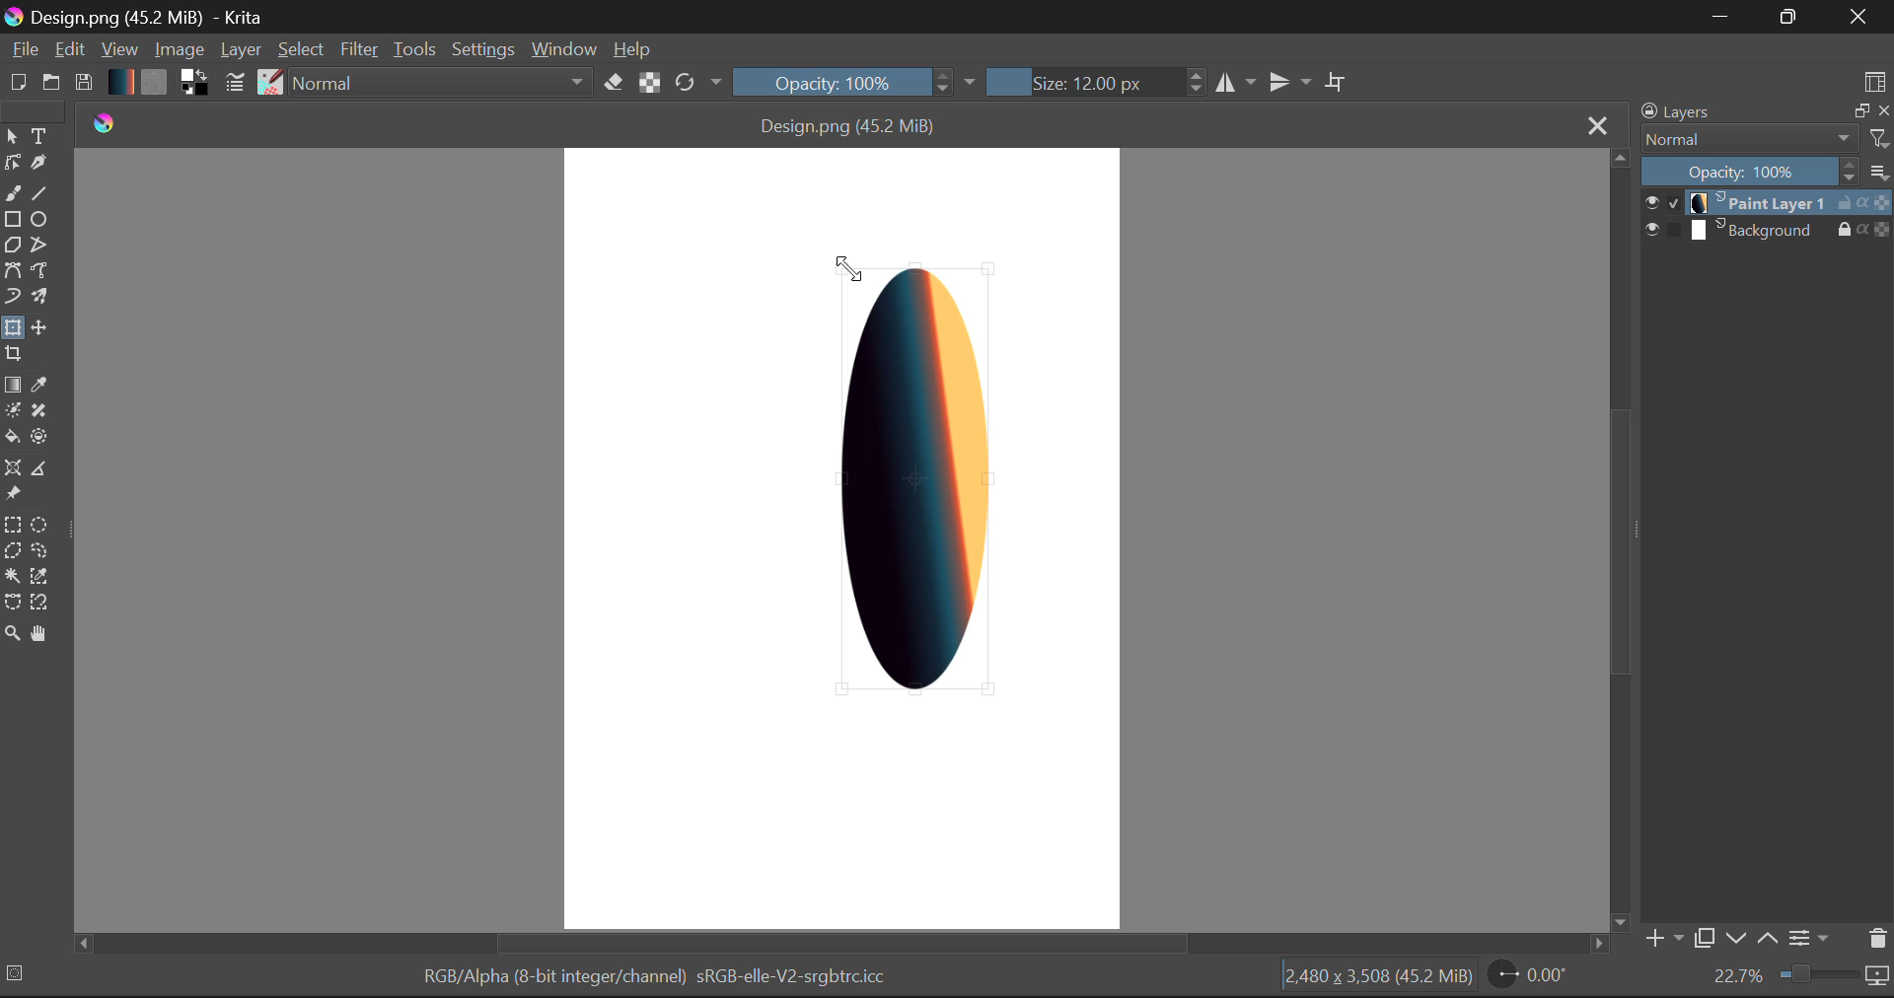 Image resolution: width=1894 pixels, height=998 pixels. Describe the element at coordinates (118, 48) in the screenshot. I see `View` at that location.